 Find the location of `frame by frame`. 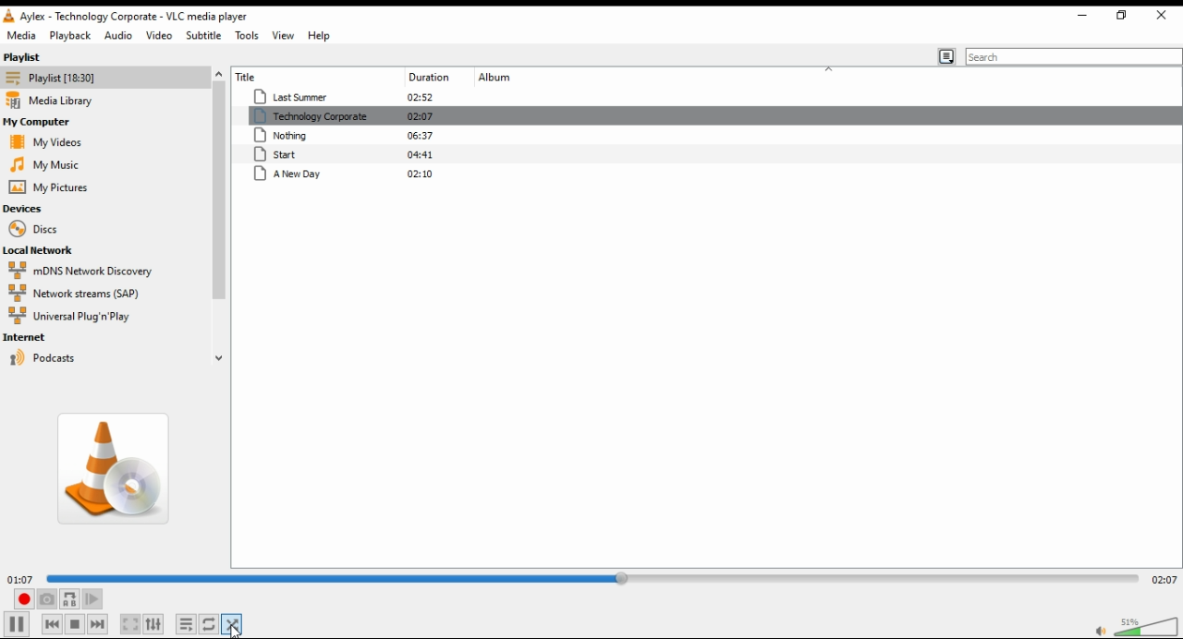

frame by frame is located at coordinates (95, 599).